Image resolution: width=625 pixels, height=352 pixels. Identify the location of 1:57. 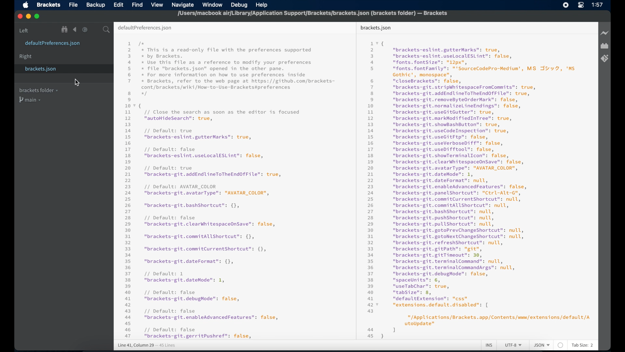
(598, 5).